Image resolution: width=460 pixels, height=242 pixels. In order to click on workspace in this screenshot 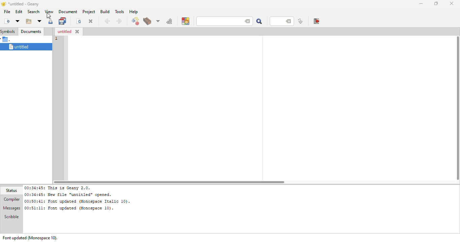, I will do `click(256, 106)`.